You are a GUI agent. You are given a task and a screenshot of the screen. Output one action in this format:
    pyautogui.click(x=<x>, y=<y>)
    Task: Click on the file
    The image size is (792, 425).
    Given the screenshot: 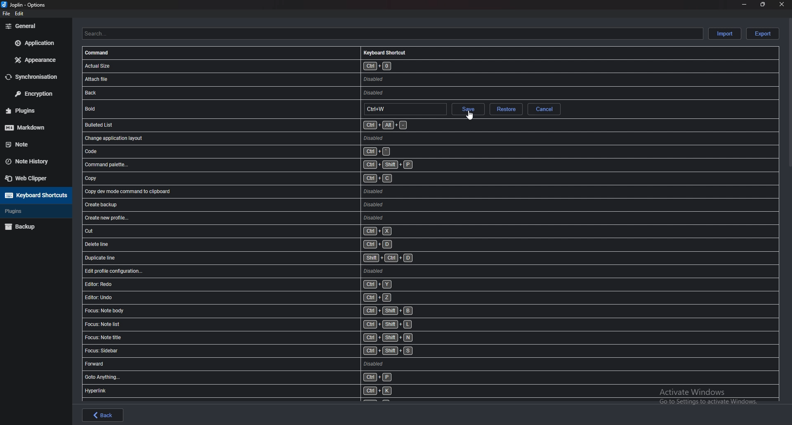 What is the action you would take?
    pyautogui.click(x=6, y=14)
    